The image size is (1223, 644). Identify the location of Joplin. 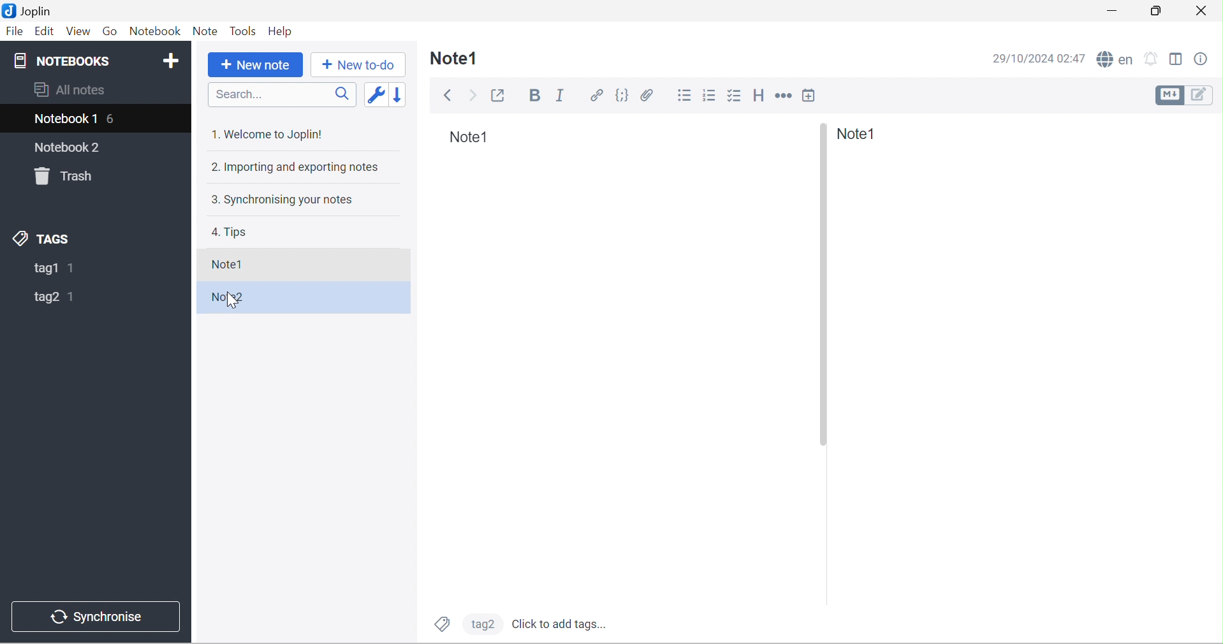
(27, 10).